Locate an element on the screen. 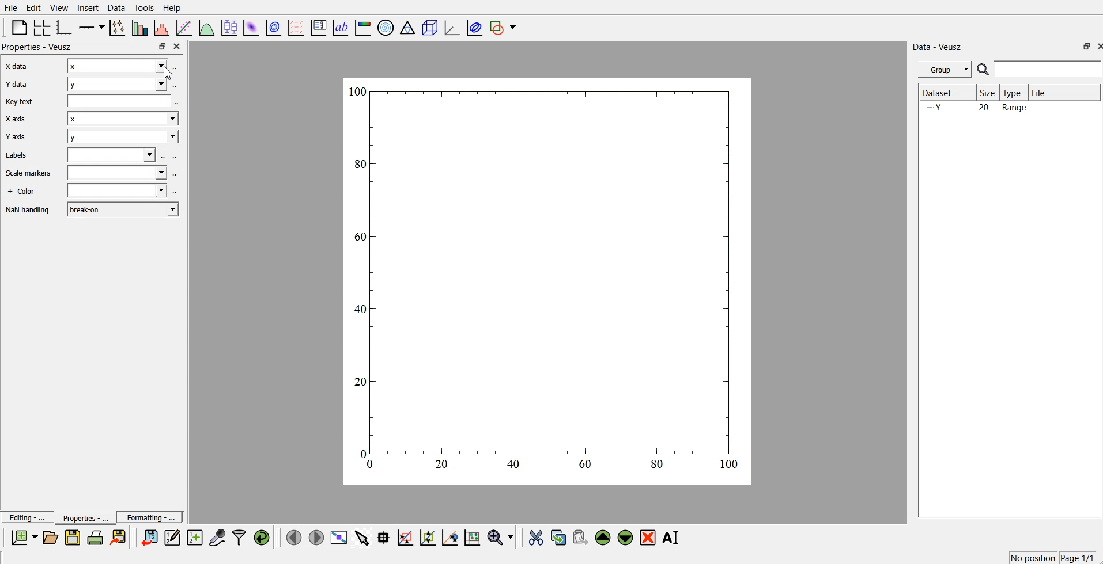 Image resolution: width=1103 pixels, height=564 pixels. breakon is located at coordinates (124, 209).